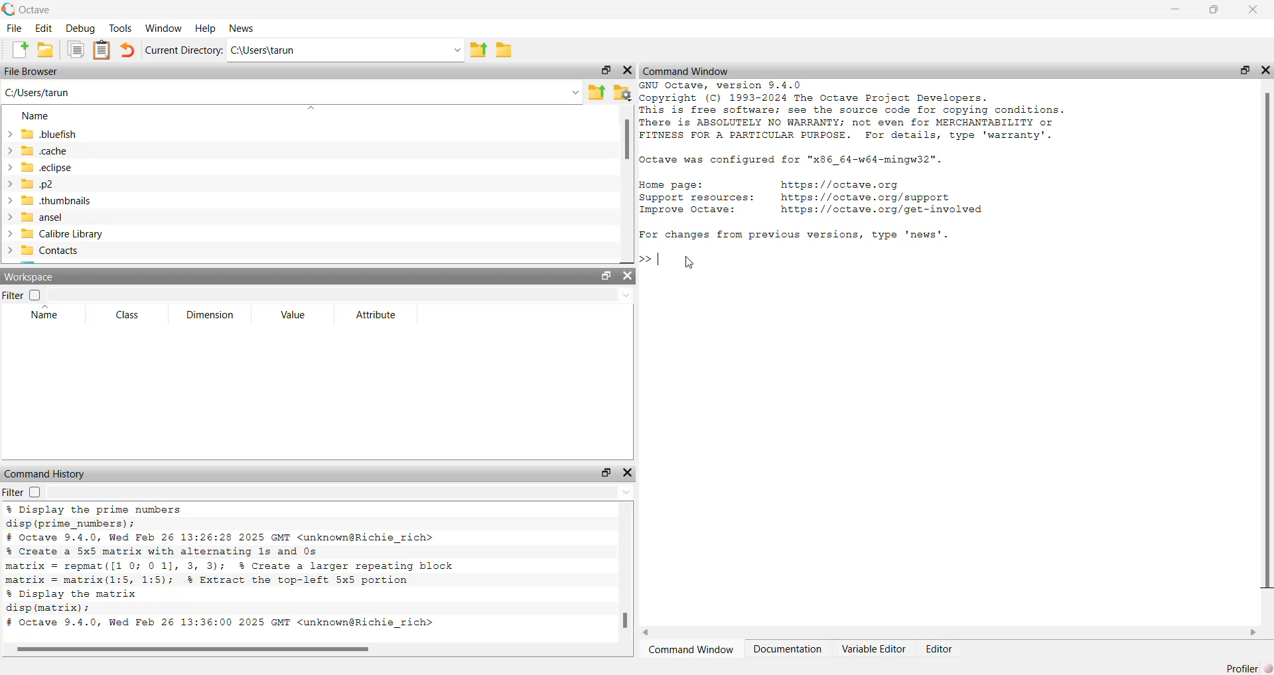  What do you see at coordinates (25, 294) in the screenshot?
I see `filter` at bounding box center [25, 294].